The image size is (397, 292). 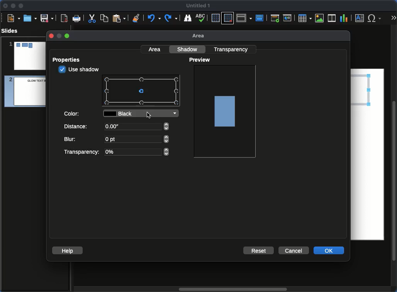 What do you see at coordinates (68, 250) in the screenshot?
I see `Help` at bounding box center [68, 250].